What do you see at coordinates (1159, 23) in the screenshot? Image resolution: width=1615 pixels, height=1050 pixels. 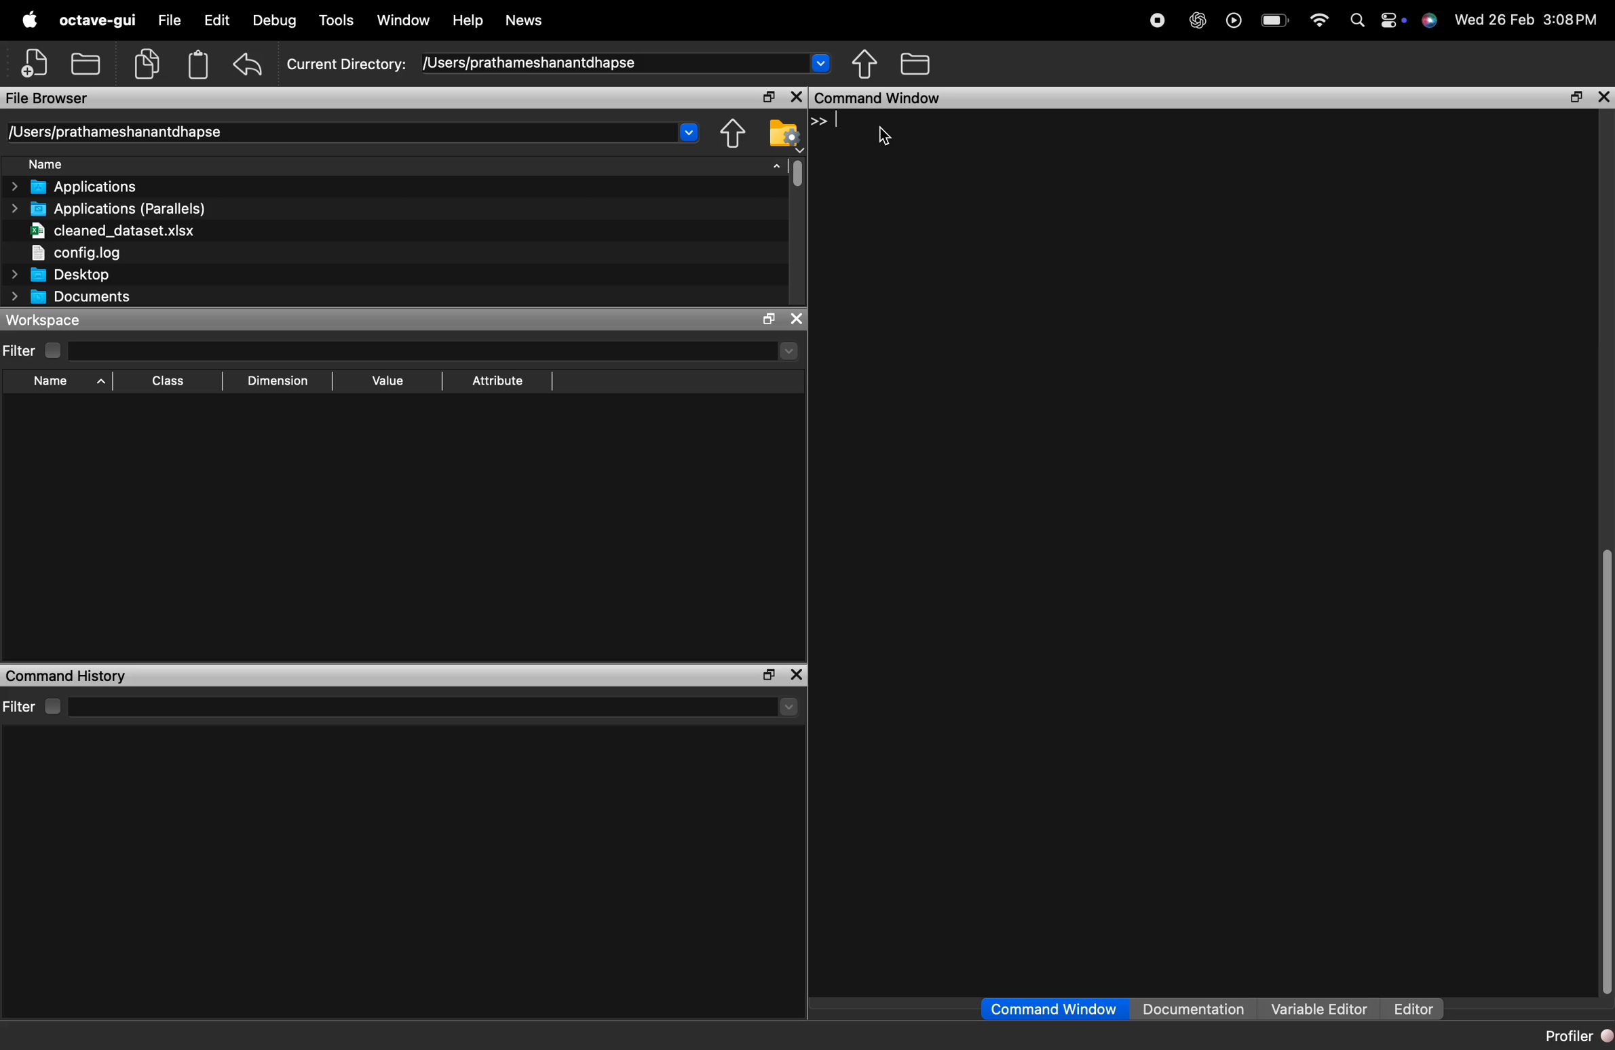 I see `recording` at bounding box center [1159, 23].